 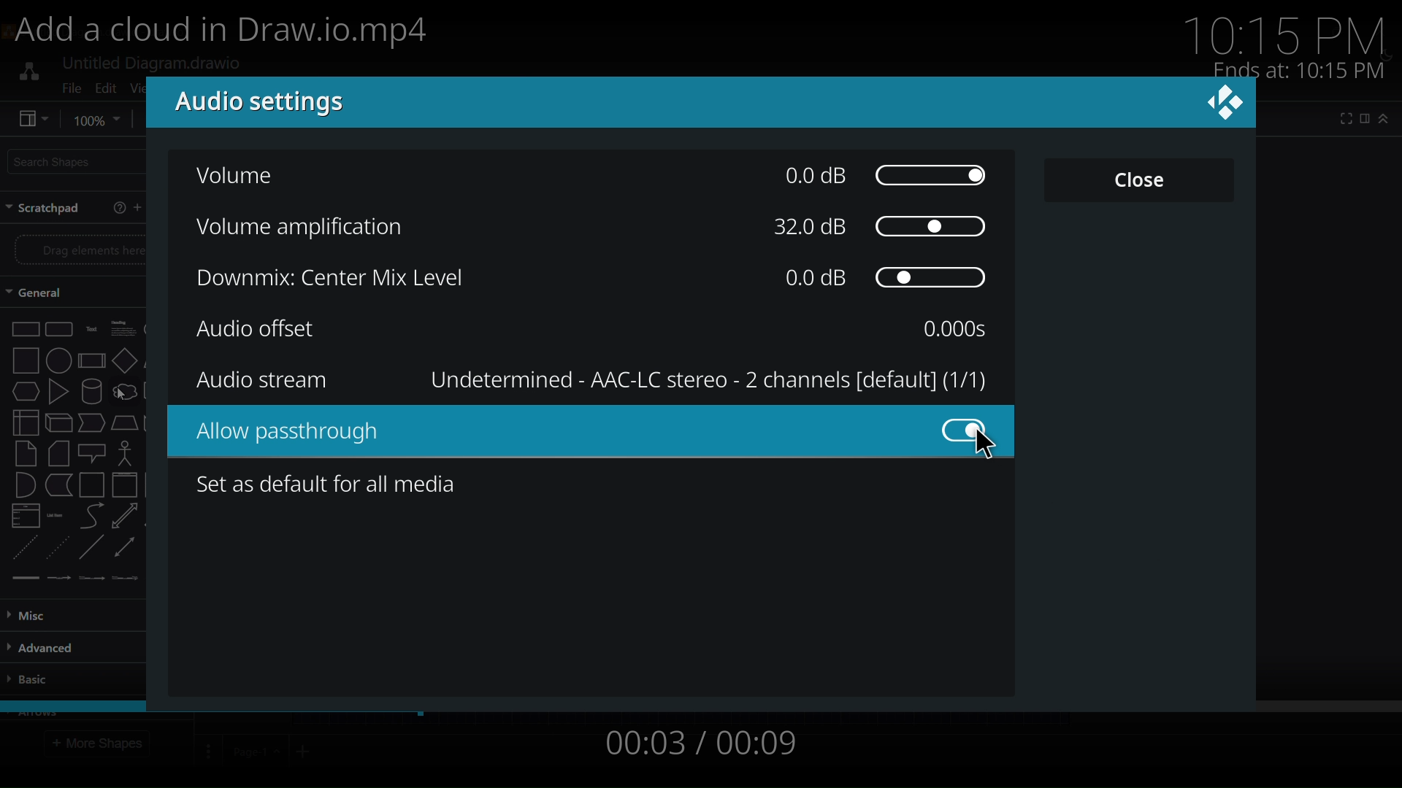 I want to click on 00dB , so click(x=884, y=174).